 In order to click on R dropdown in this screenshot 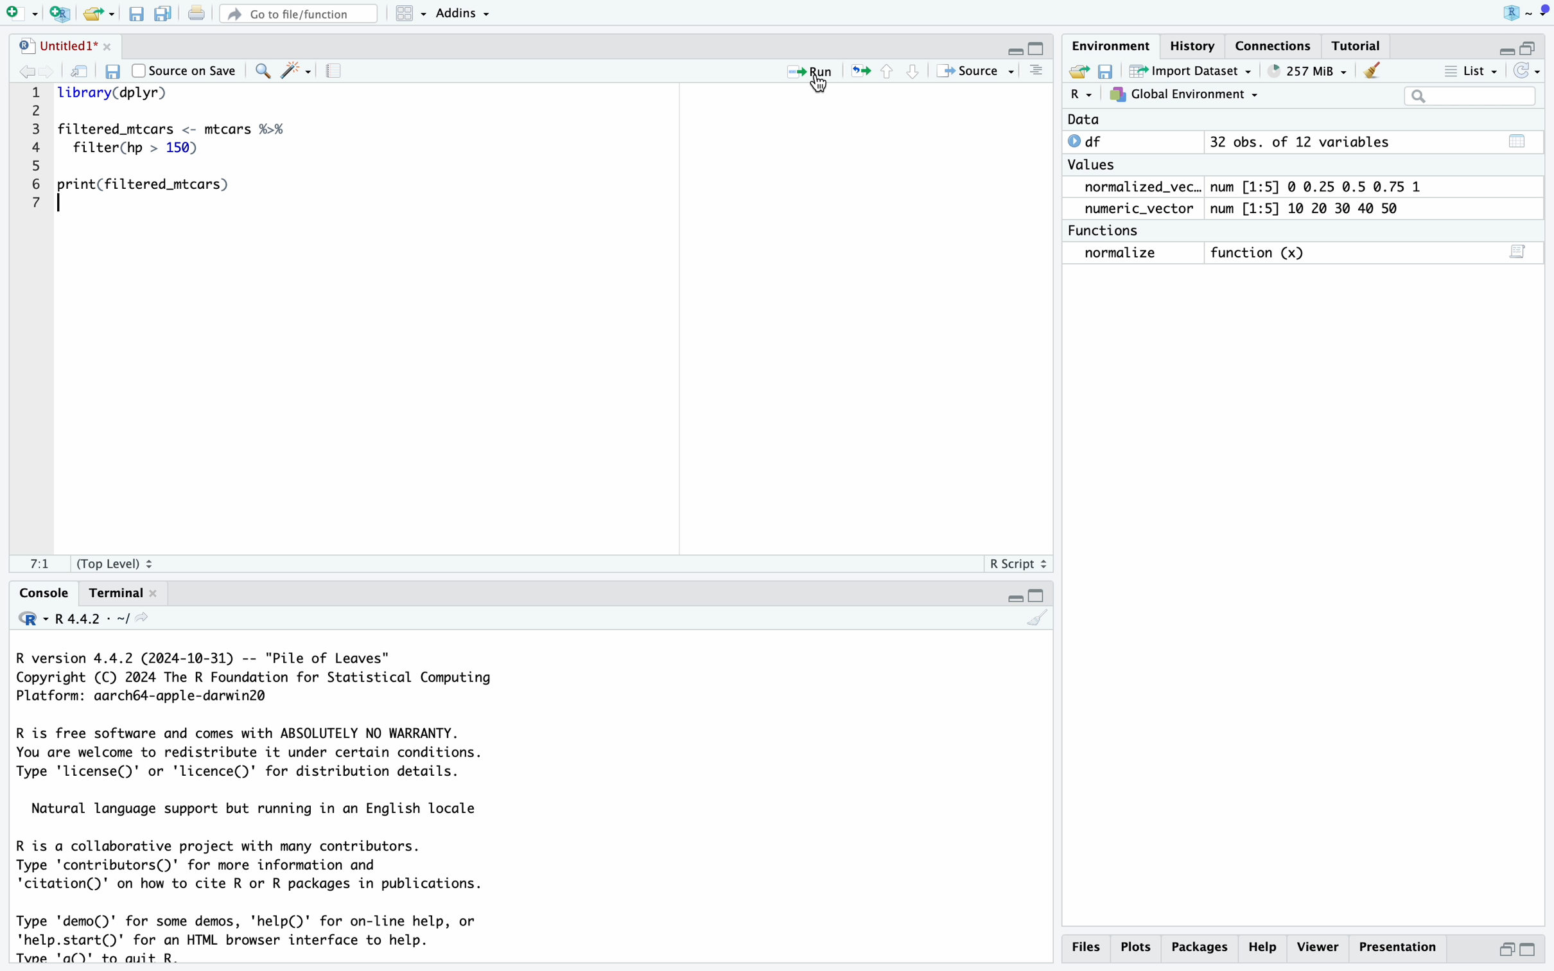, I will do `click(1081, 94)`.